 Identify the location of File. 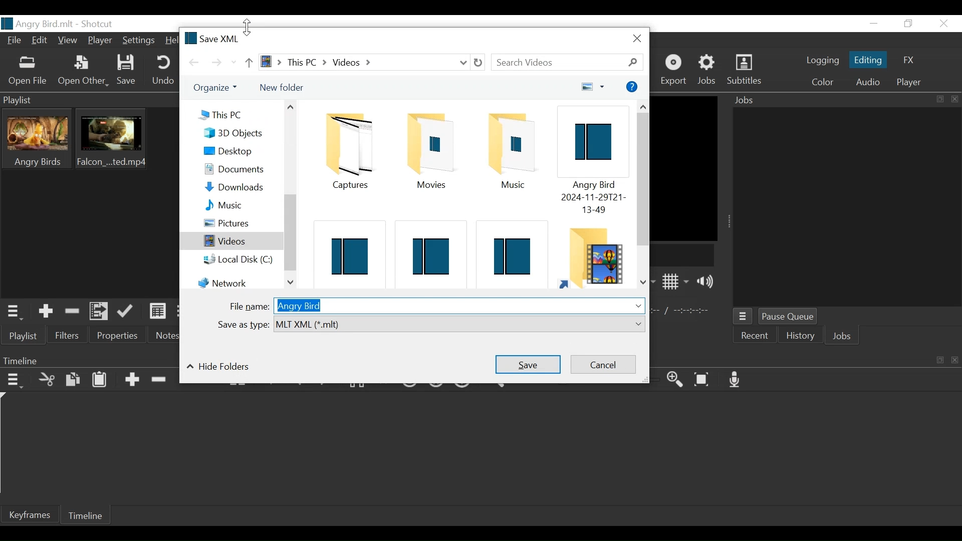
(15, 42).